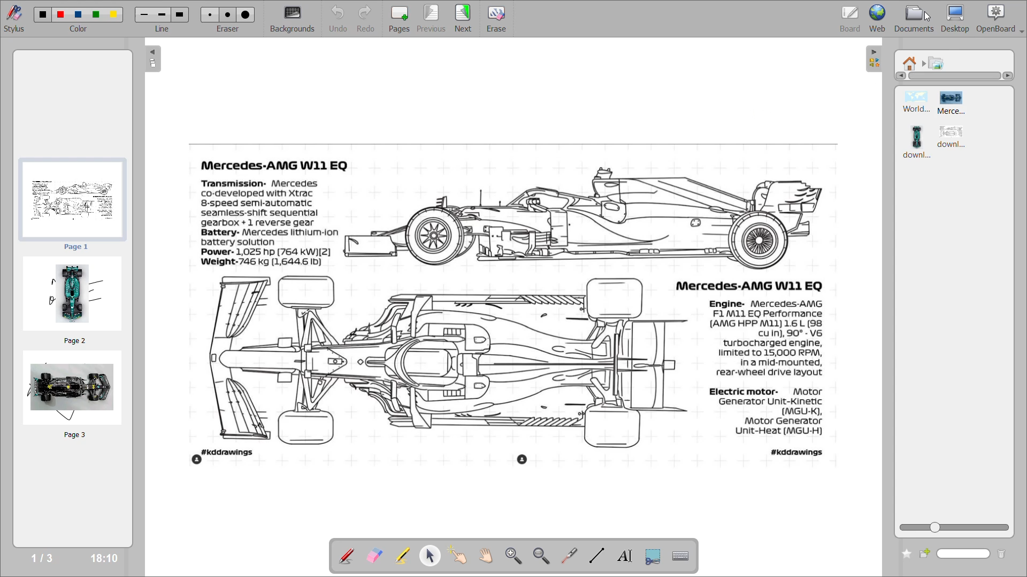 Image resolution: width=1027 pixels, height=577 pixels. I want to click on select and modify objects, so click(434, 557).